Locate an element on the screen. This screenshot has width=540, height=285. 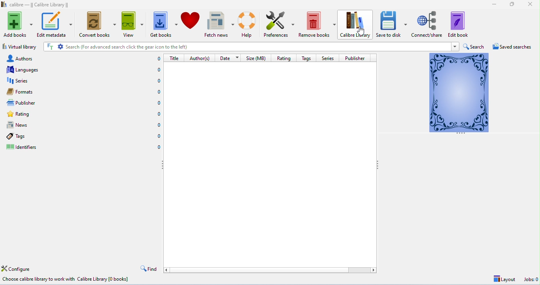
cursor is located at coordinates (361, 31).